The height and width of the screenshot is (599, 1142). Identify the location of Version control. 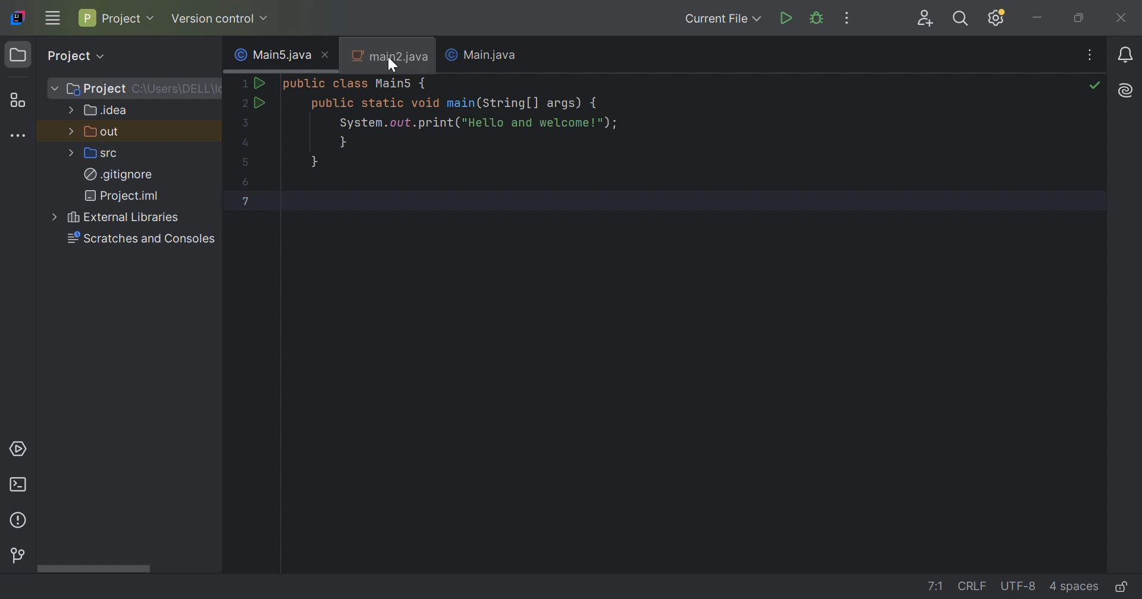
(220, 19).